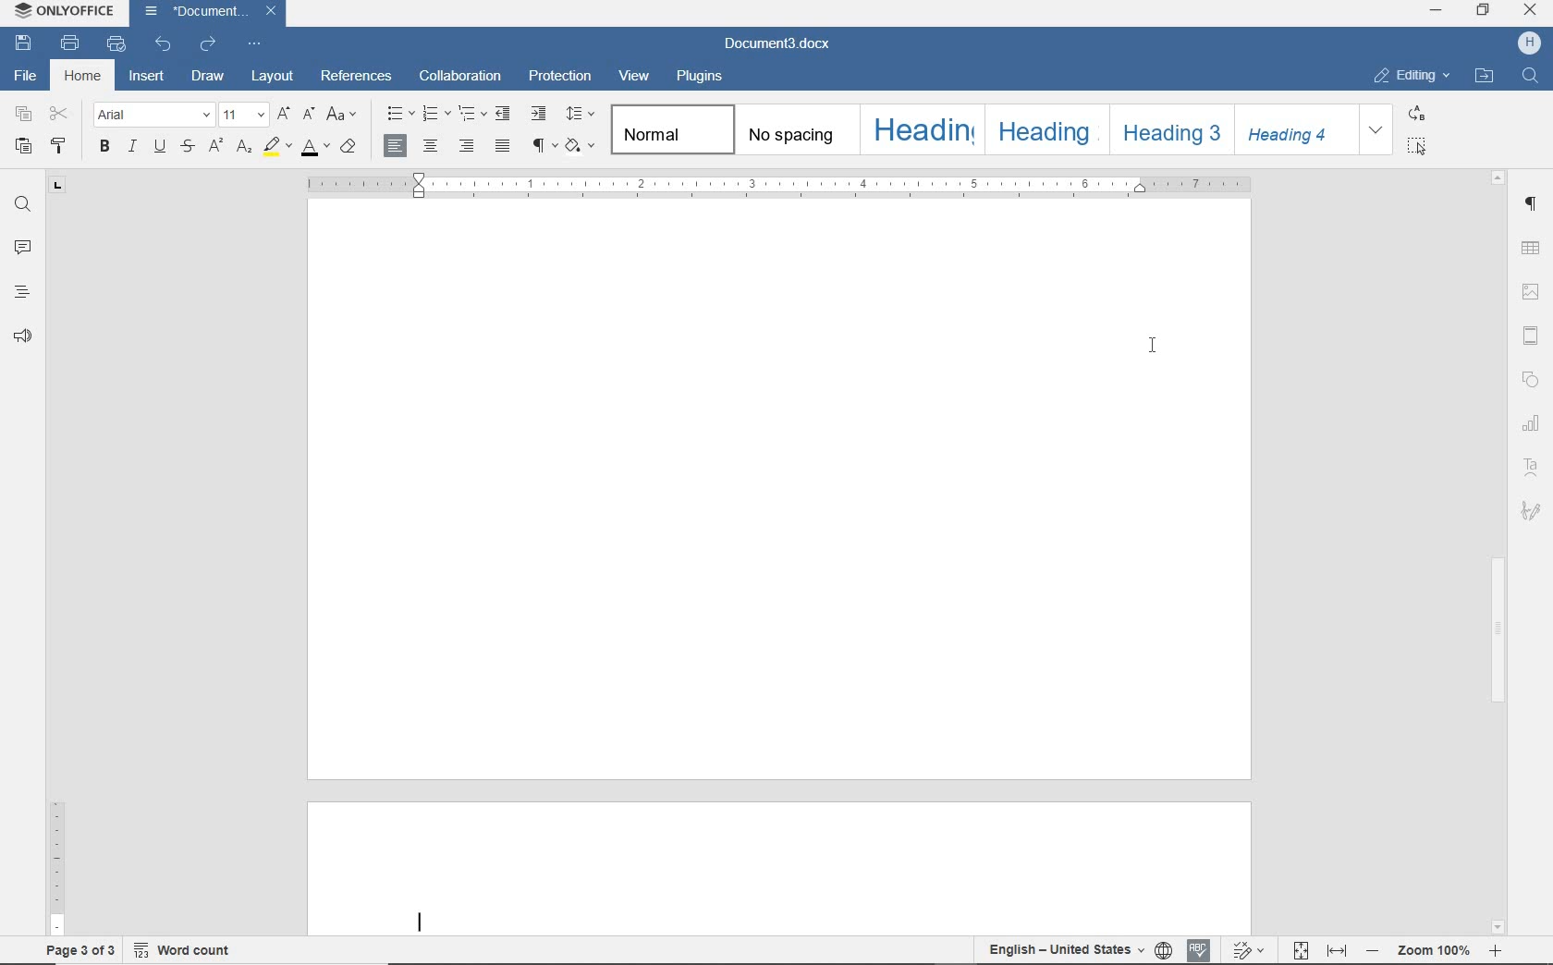 The height and width of the screenshot is (965, 1553). I want to click on DECREASE INDENT, so click(503, 116).